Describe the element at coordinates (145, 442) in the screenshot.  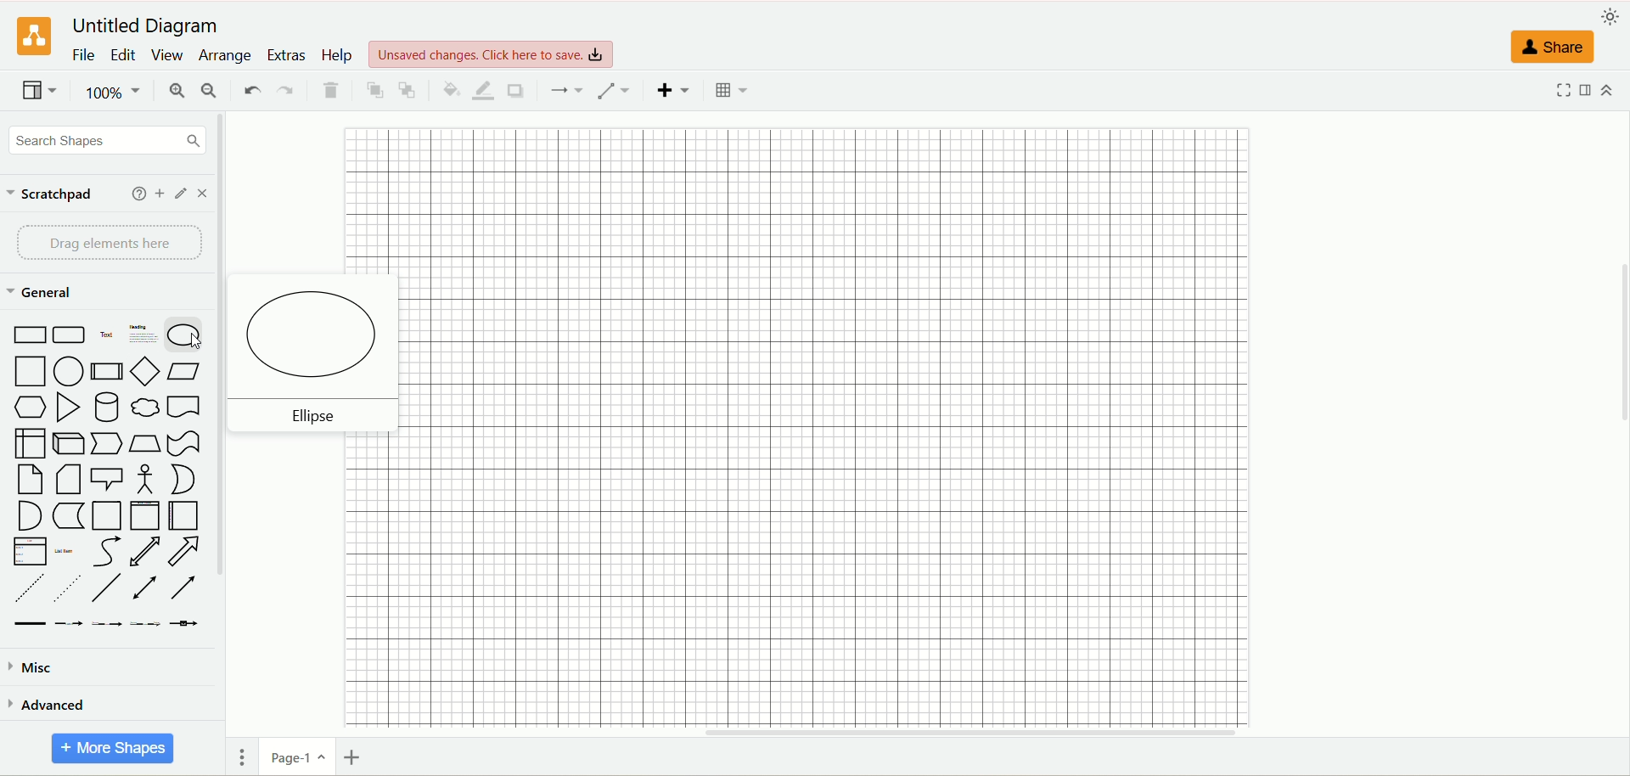
I see `trapezoid` at that location.